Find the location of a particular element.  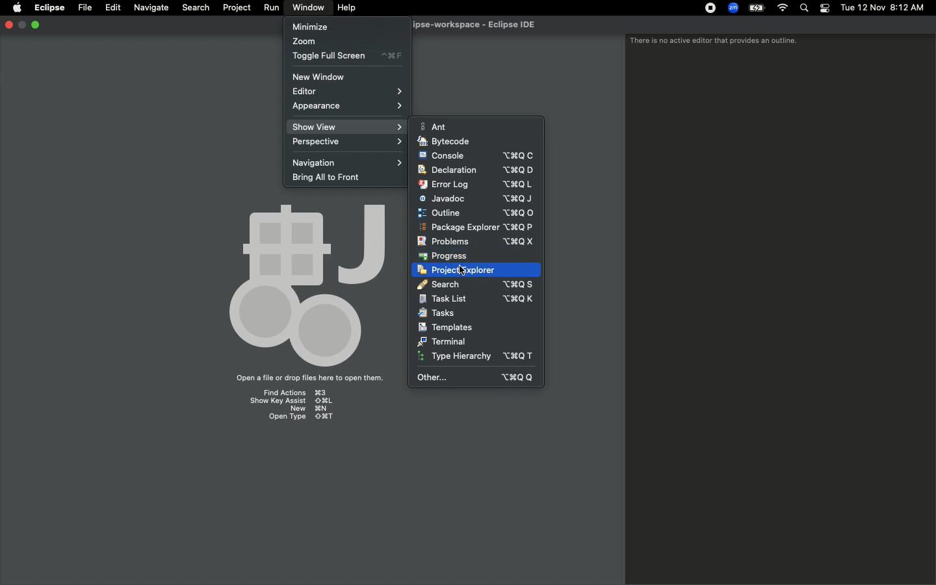

Click outline is located at coordinates (475, 213).